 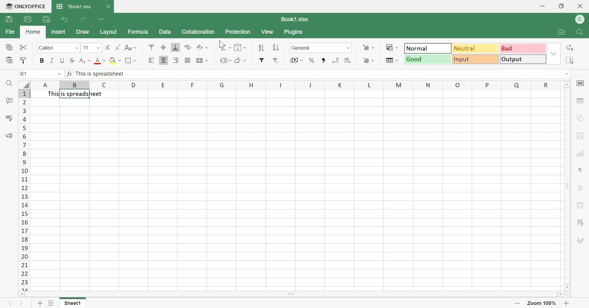 I want to click on Book1.xlsx, so click(x=294, y=19).